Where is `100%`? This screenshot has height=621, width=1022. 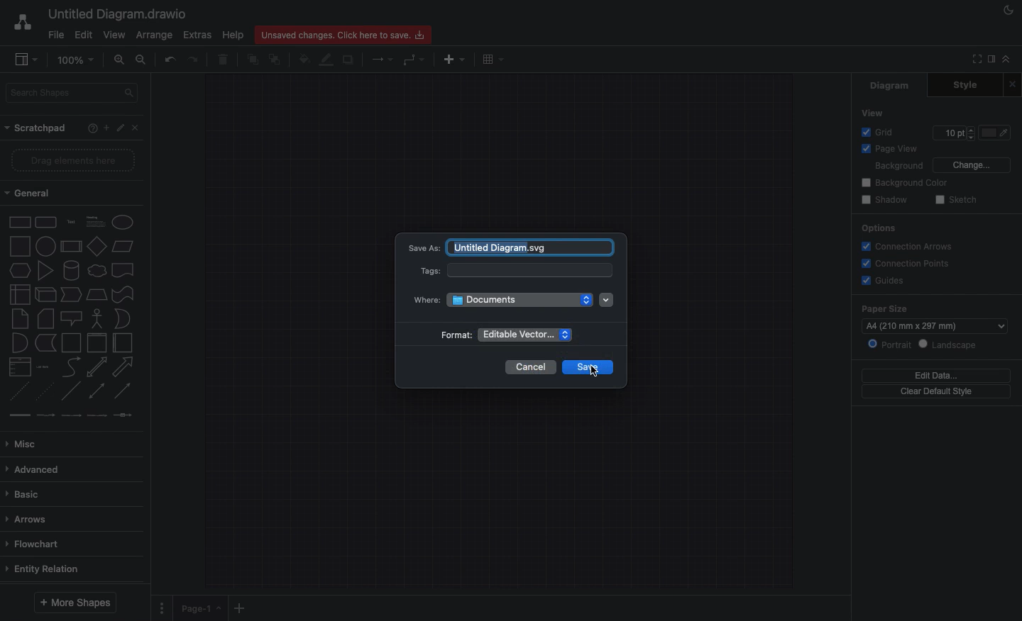 100% is located at coordinates (79, 60).